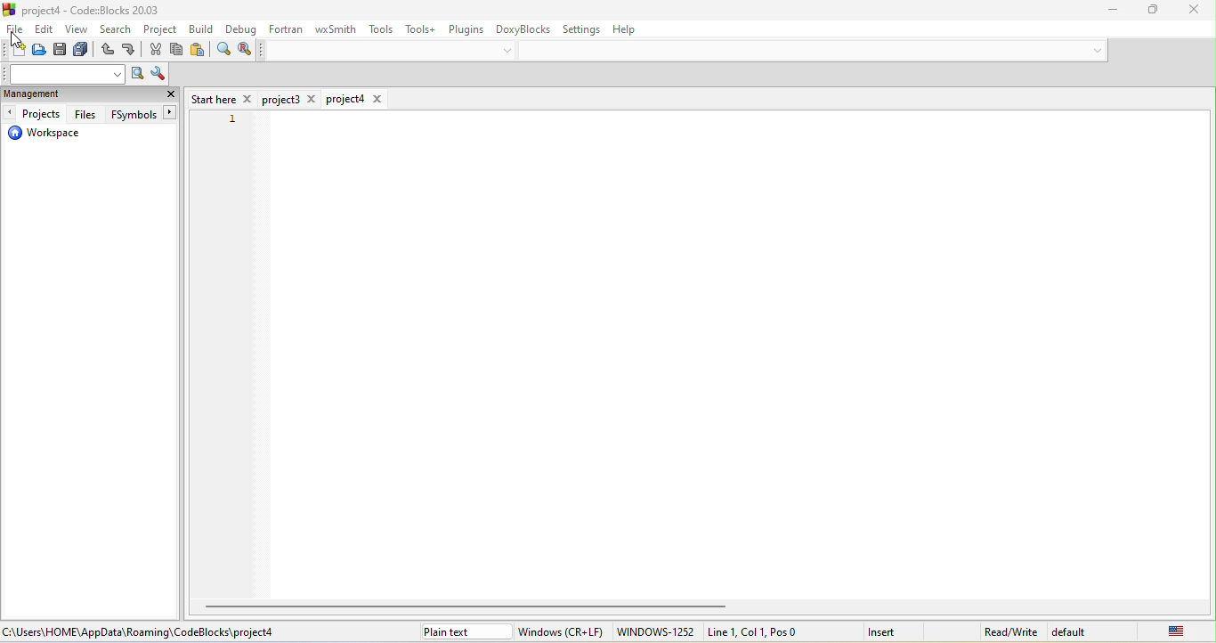 This screenshot has width=1216, height=643. What do you see at coordinates (141, 631) in the screenshot?
I see `C:\Users\HOME\AppData\Roaming\CodeBlocks\project4` at bounding box center [141, 631].